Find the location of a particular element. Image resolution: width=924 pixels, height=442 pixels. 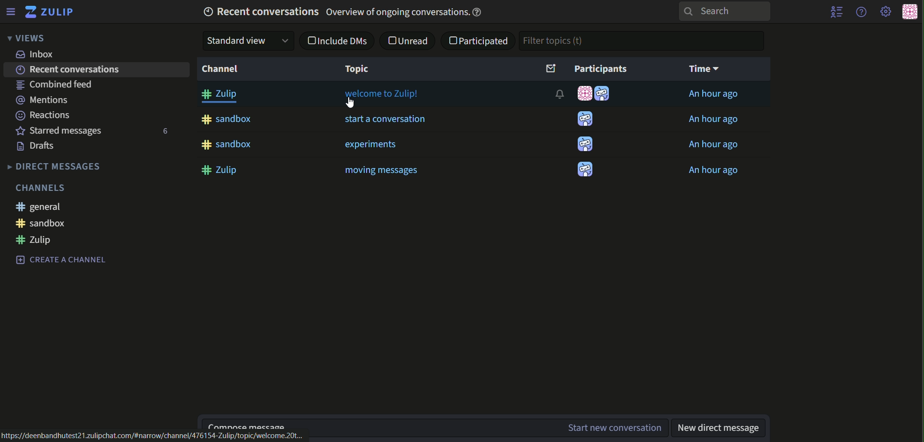

text is located at coordinates (39, 147).